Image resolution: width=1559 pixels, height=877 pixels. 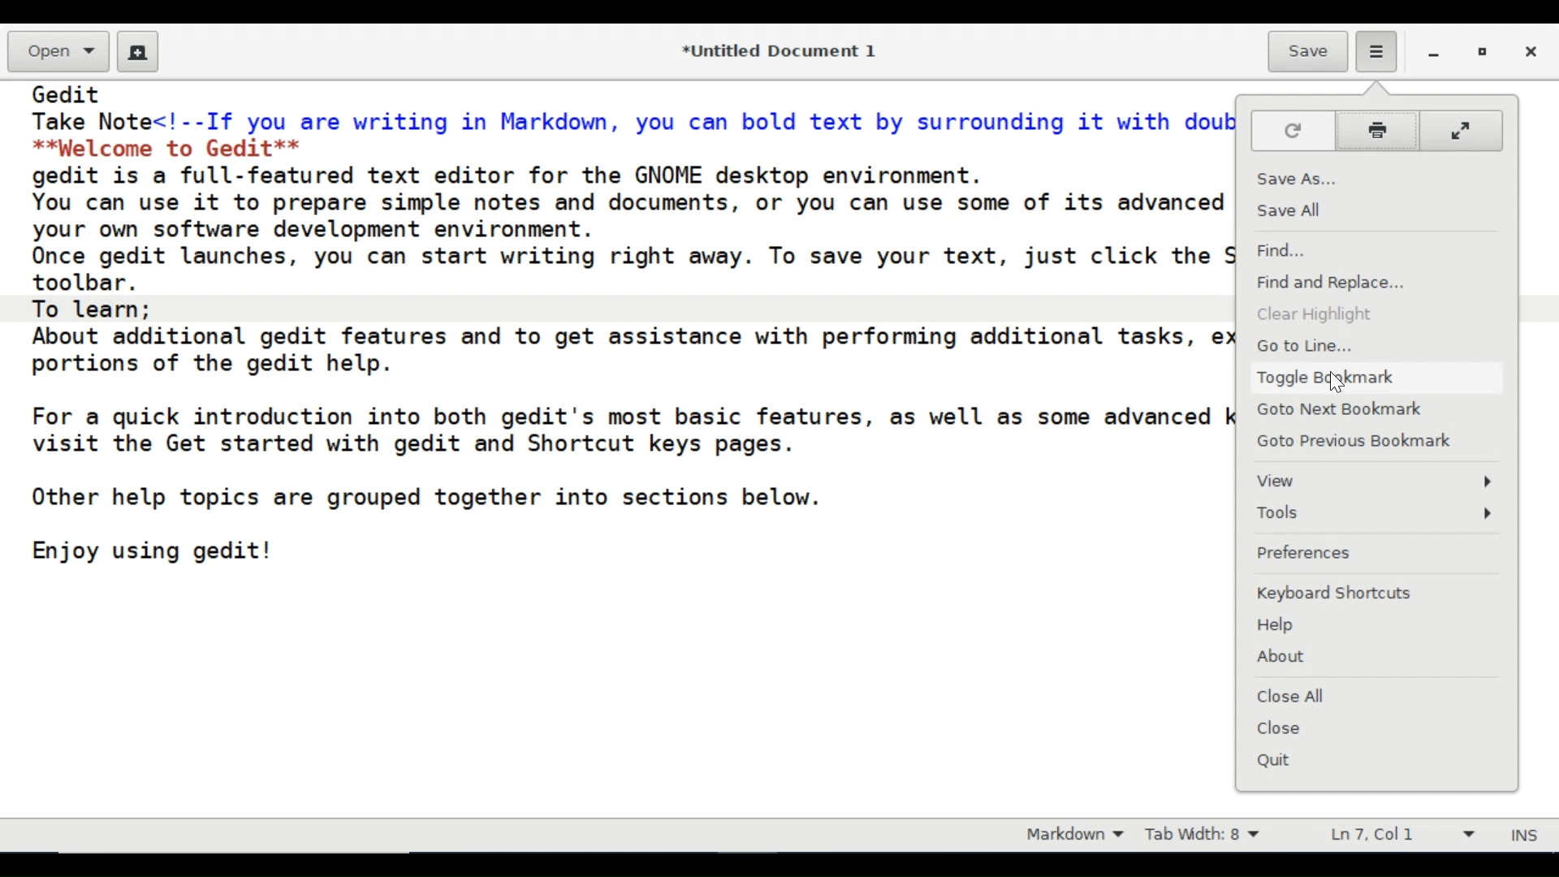 I want to click on About additional gedit features and to get assistance with performing additional tasks, explore the other
portions of the gedit help., so click(x=633, y=349).